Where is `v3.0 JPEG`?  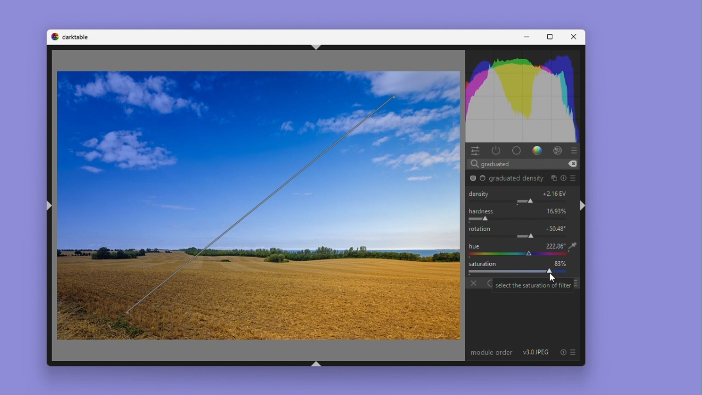 v3.0 JPEG is located at coordinates (537, 353).